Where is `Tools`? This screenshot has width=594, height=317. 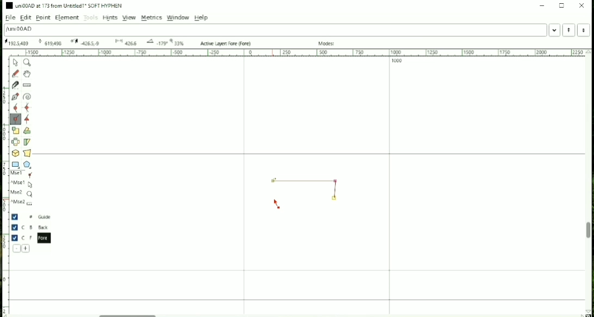 Tools is located at coordinates (91, 18).